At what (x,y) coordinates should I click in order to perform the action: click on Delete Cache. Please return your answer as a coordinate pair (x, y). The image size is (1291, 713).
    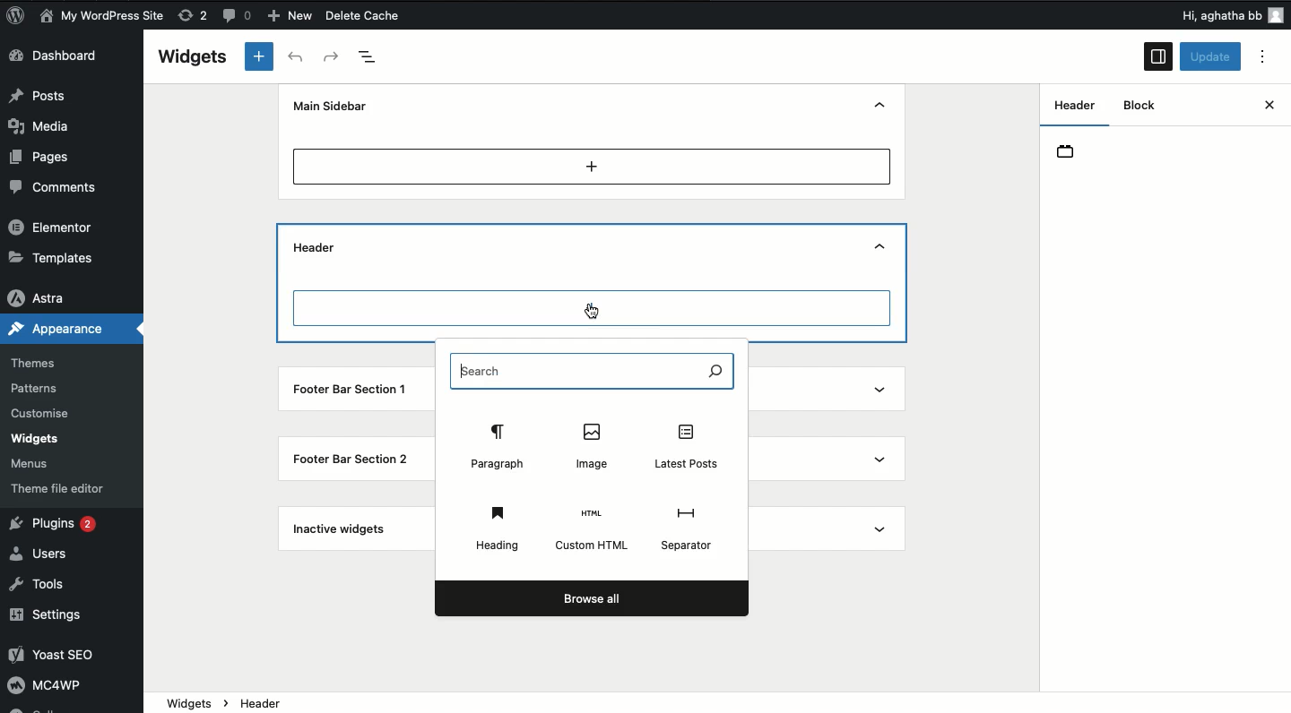
    Looking at the image, I should click on (395, 17).